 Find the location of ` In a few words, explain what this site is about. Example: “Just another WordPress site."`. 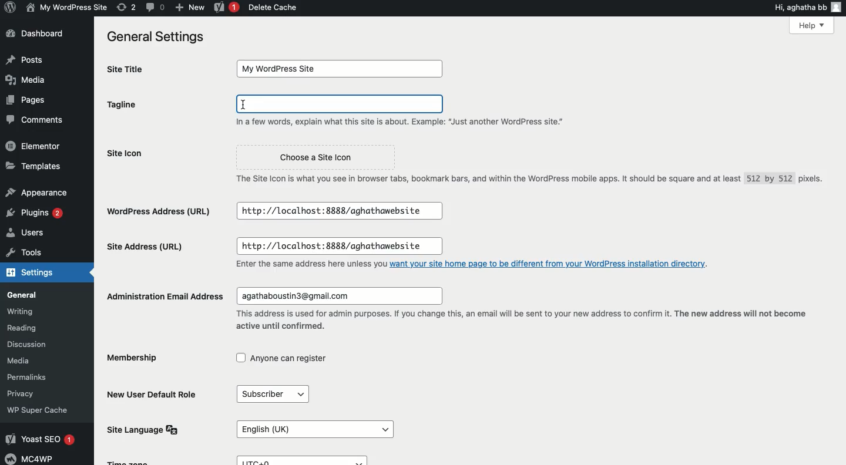

 In a few words, explain what this site is about. Example: “Just another WordPress site." is located at coordinates (412, 123).